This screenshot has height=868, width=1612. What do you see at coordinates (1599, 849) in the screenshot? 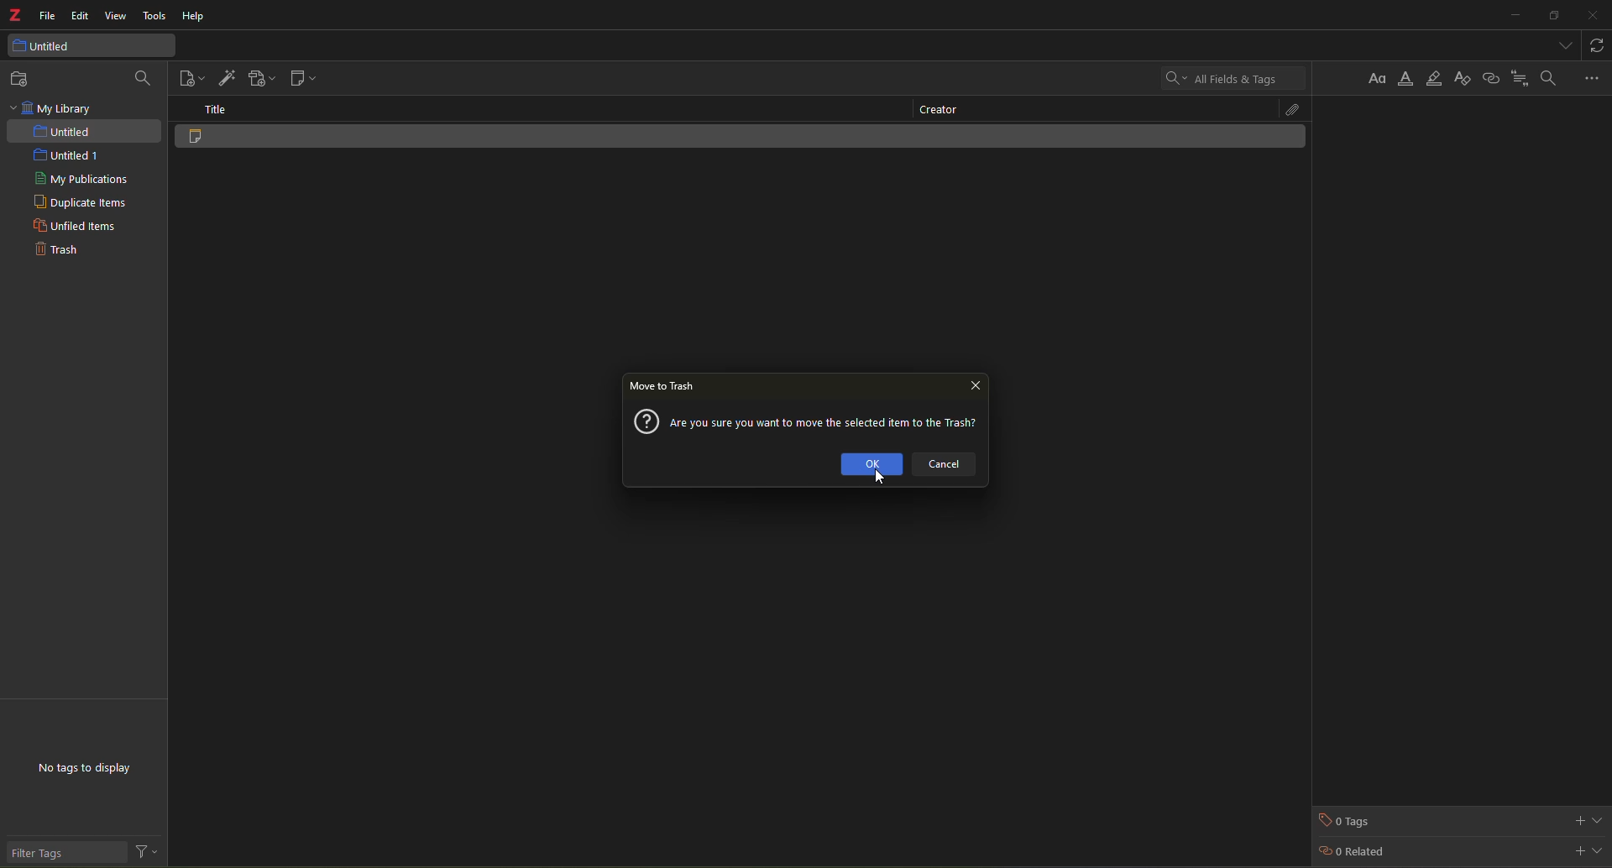
I see `expand` at bounding box center [1599, 849].